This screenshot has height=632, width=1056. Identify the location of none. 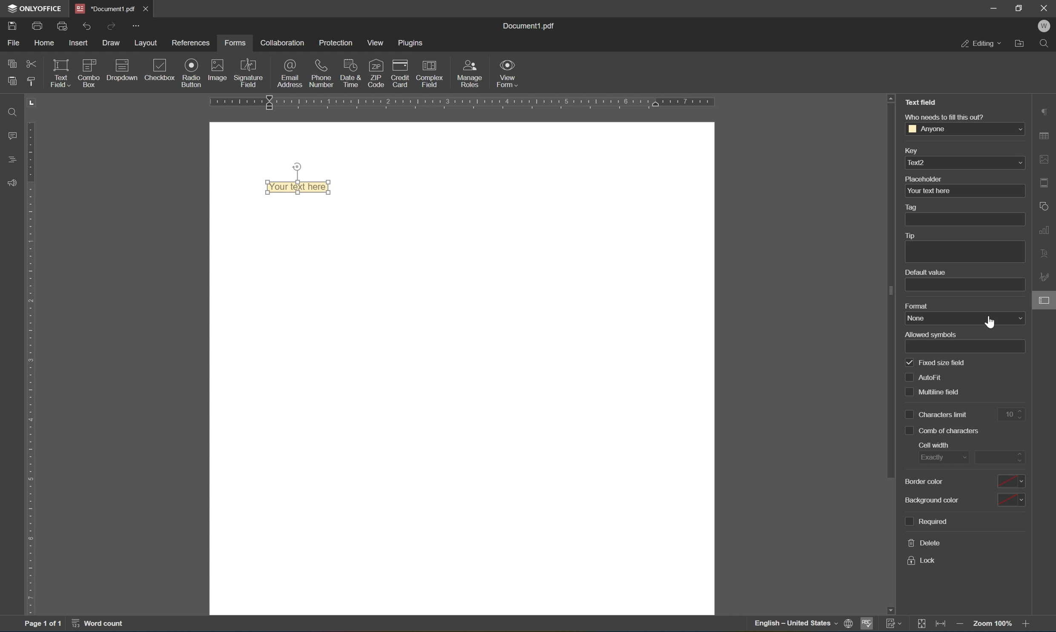
(917, 318).